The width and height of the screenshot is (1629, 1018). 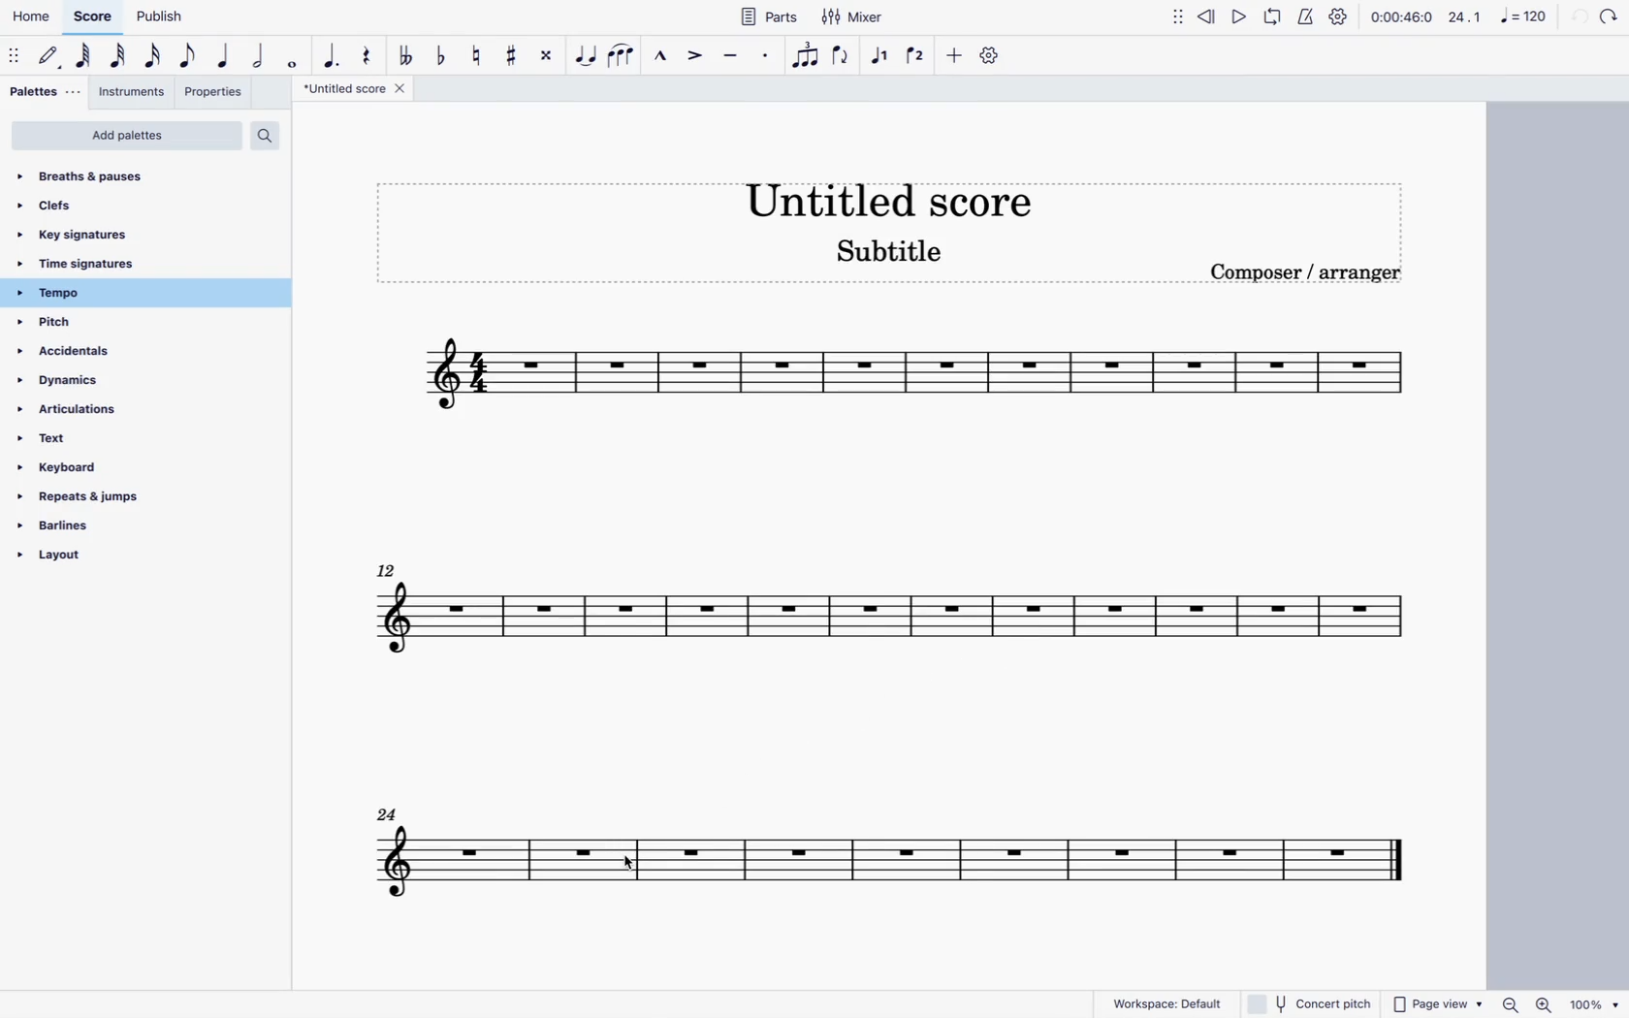 What do you see at coordinates (80, 407) in the screenshot?
I see `articulations` at bounding box center [80, 407].